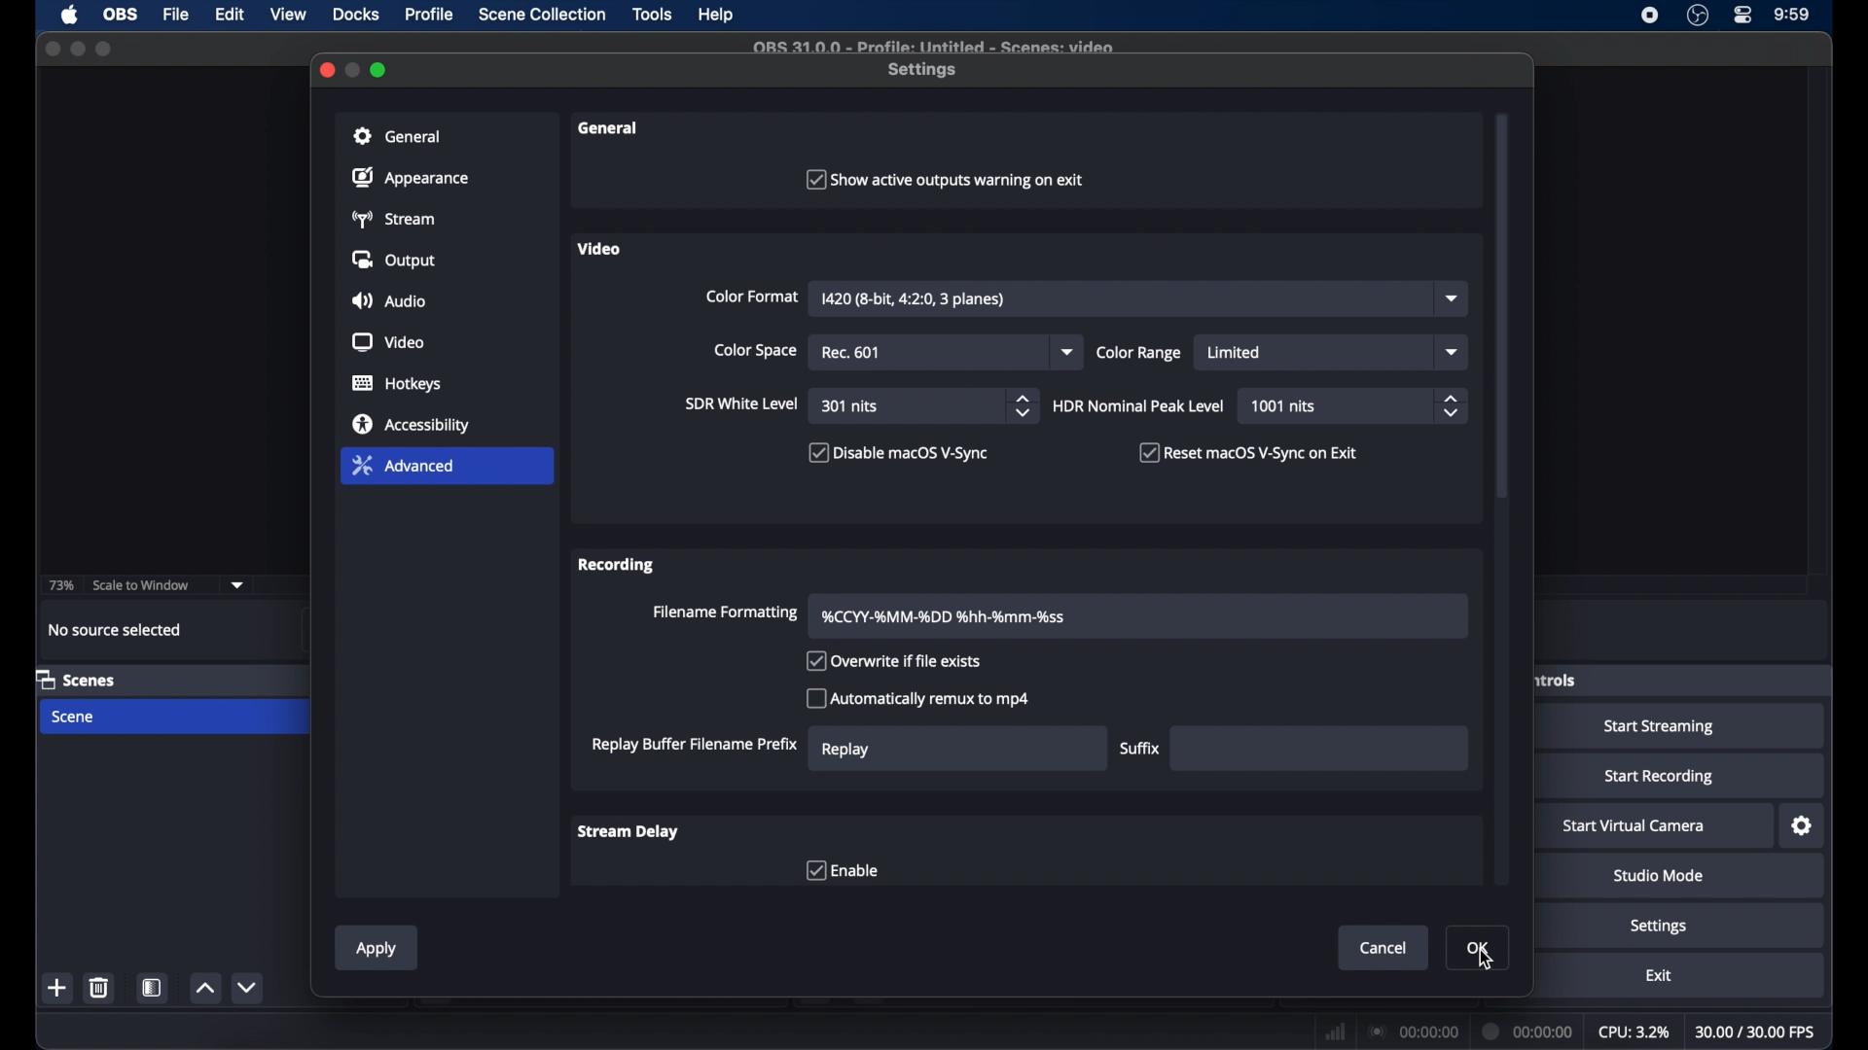  I want to click on obscure label, so click(1554, 680).